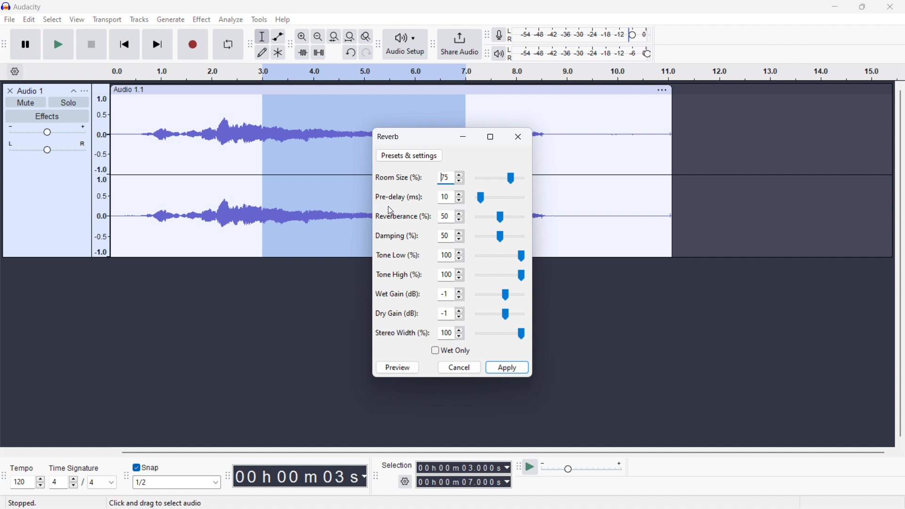 Image resolution: width=905 pixels, height=509 pixels. I want to click on close, so click(890, 7).